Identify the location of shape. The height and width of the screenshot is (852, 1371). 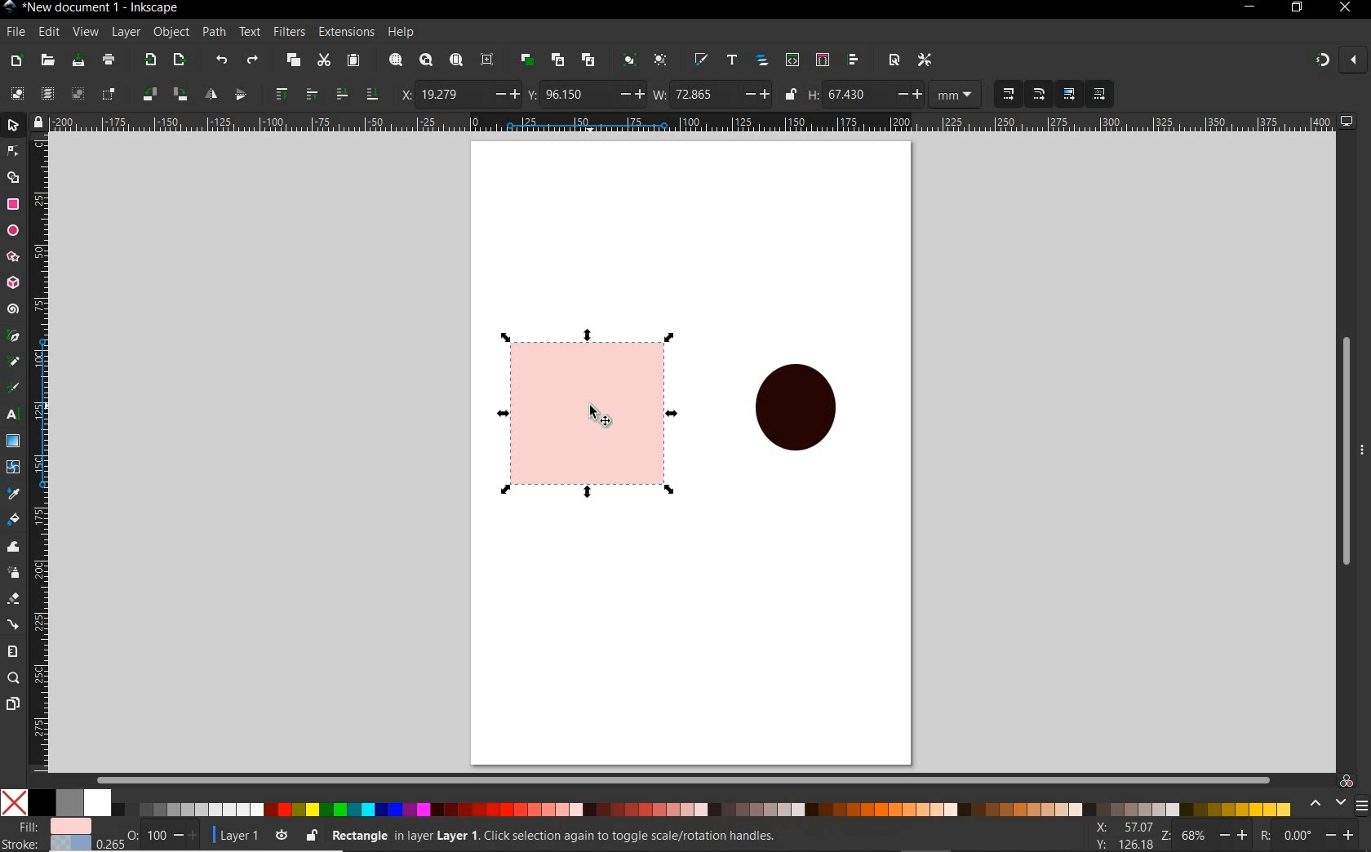
(801, 415).